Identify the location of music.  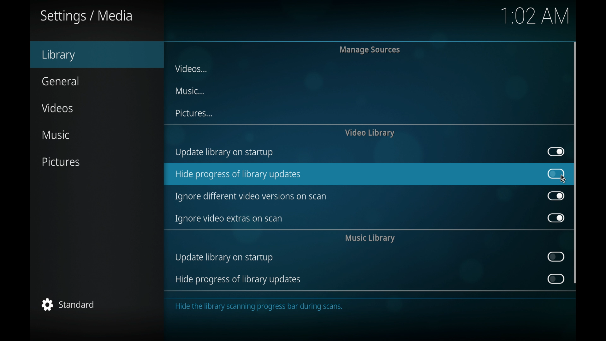
(190, 91).